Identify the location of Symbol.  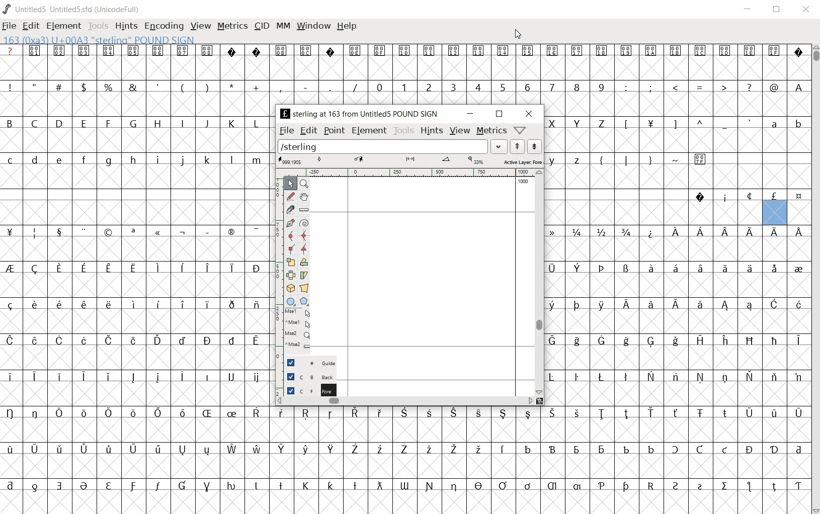
(133, 339).